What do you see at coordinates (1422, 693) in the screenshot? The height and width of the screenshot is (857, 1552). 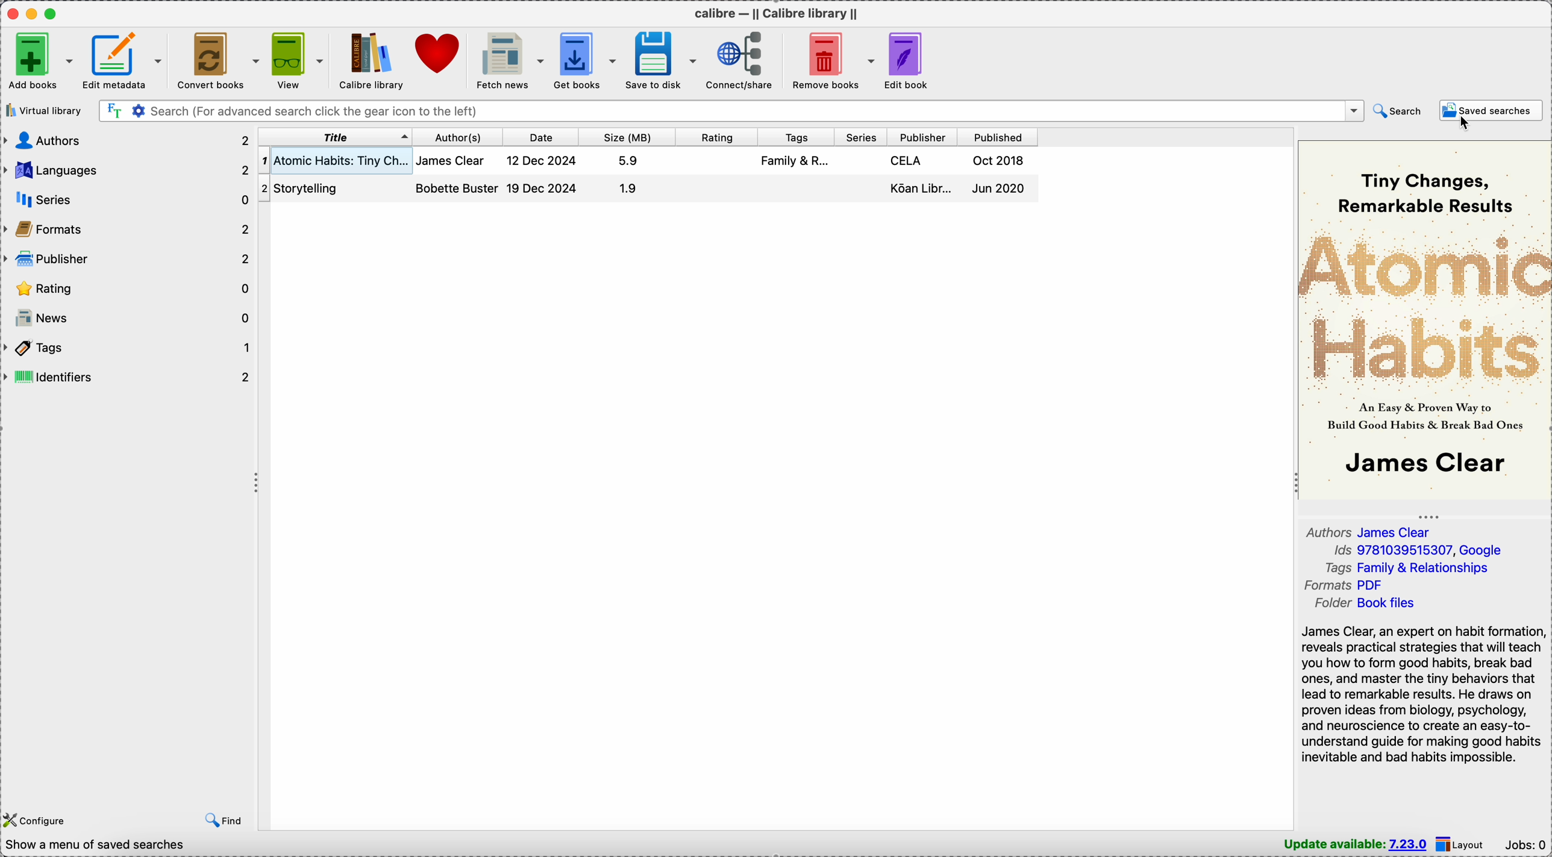 I see `James Clear, an expert on habit formation,
reveals practical strategies that will teach
you how to form good habits, break bad
ones, and master the tiny behaviors that
lead to remarkable results. He draws on
proven ideas from biology, psychology,
and neuroscience to create an easy-to-
understand guide for making good habits
inevitable and bad habits impossible.` at bounding box center [1422, 693].